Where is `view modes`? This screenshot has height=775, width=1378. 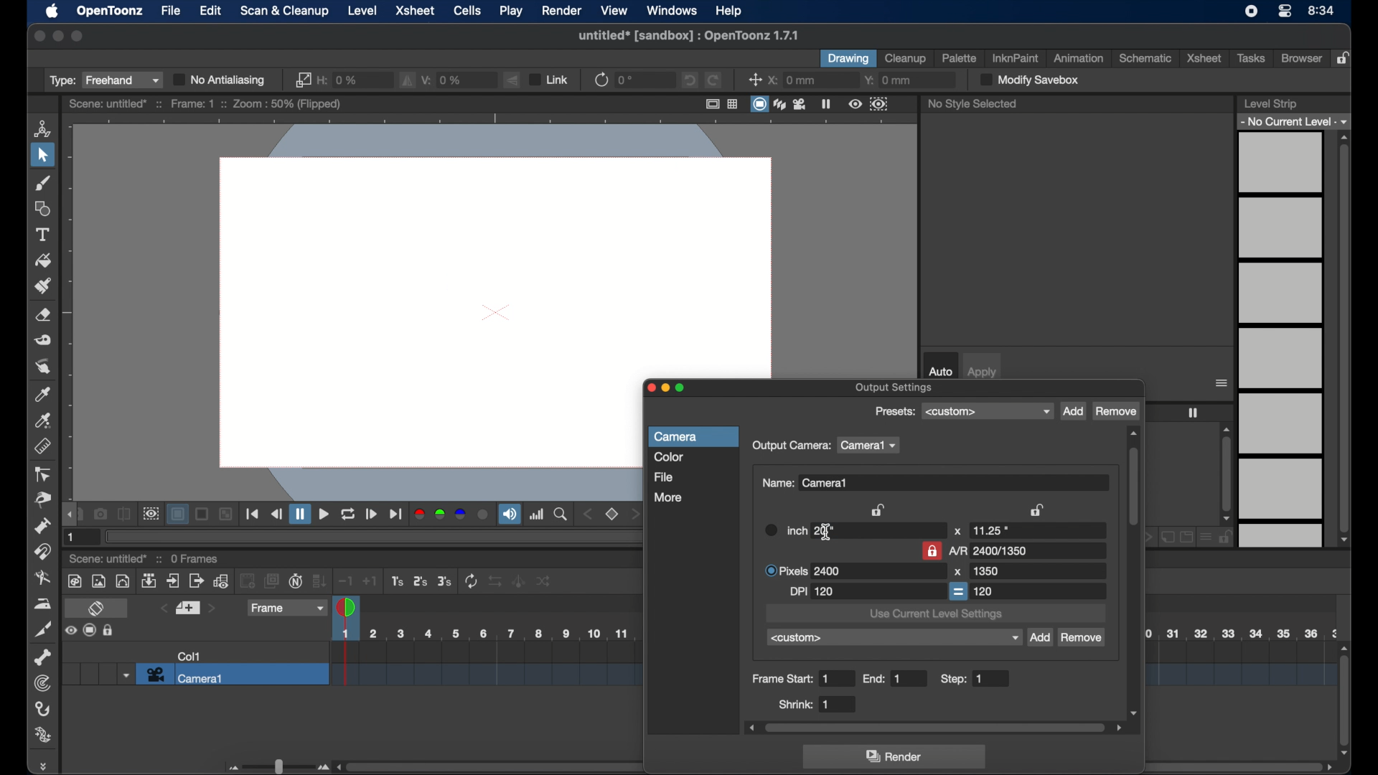
view modes is located at coordinates (779, 104).